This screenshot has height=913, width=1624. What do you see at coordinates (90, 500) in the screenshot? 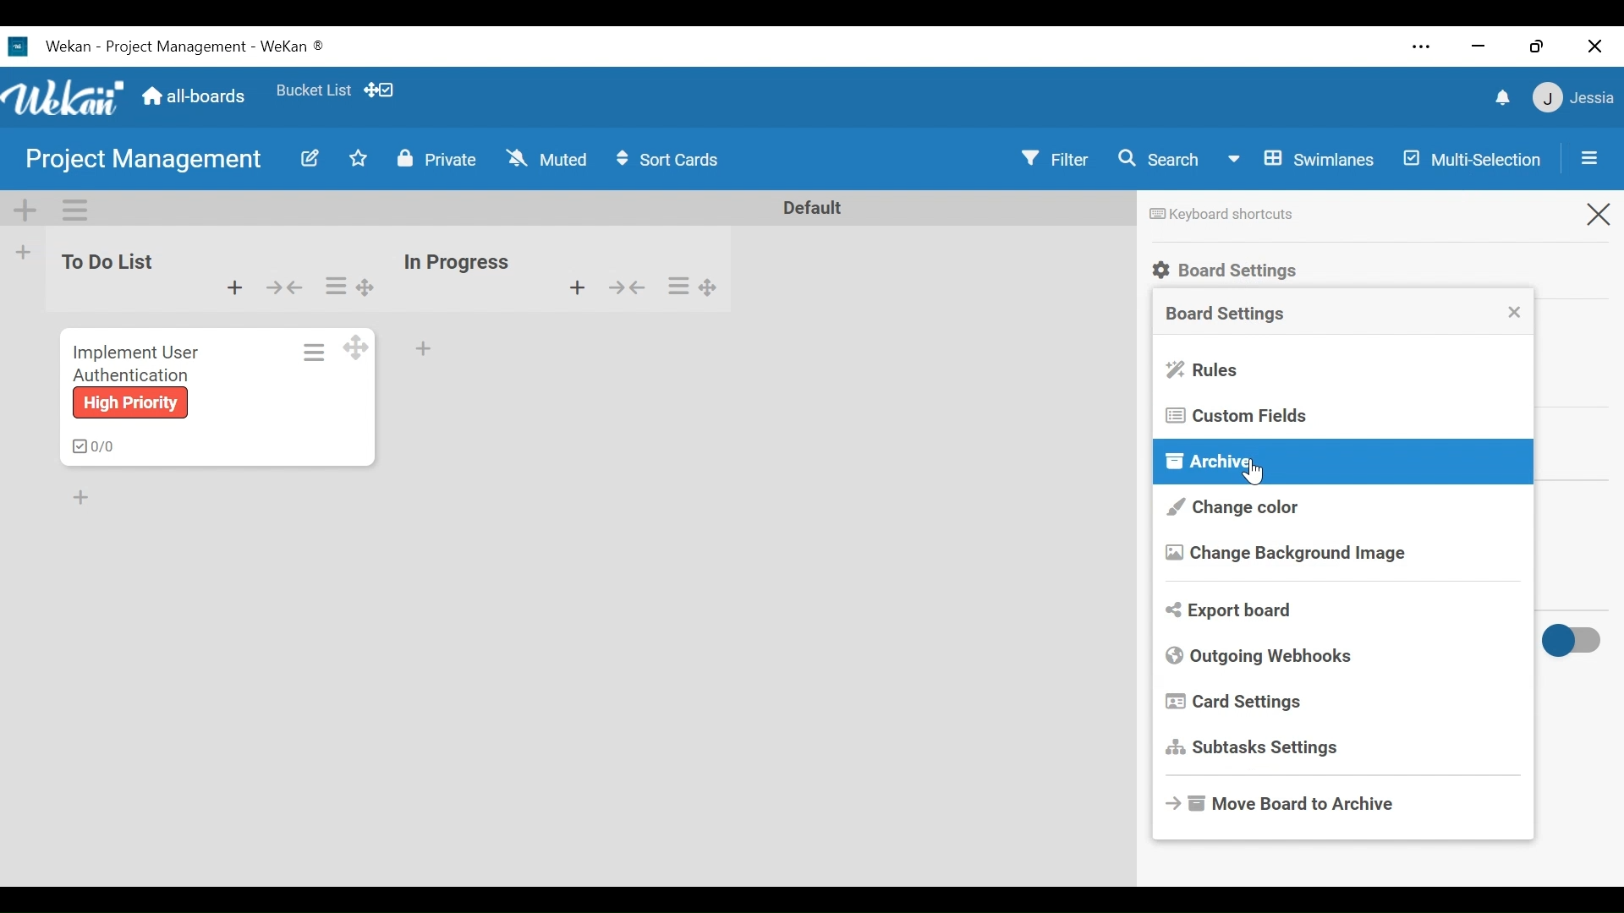
I see `Add Card Bottom of the list` at bounding box center [90, 500].